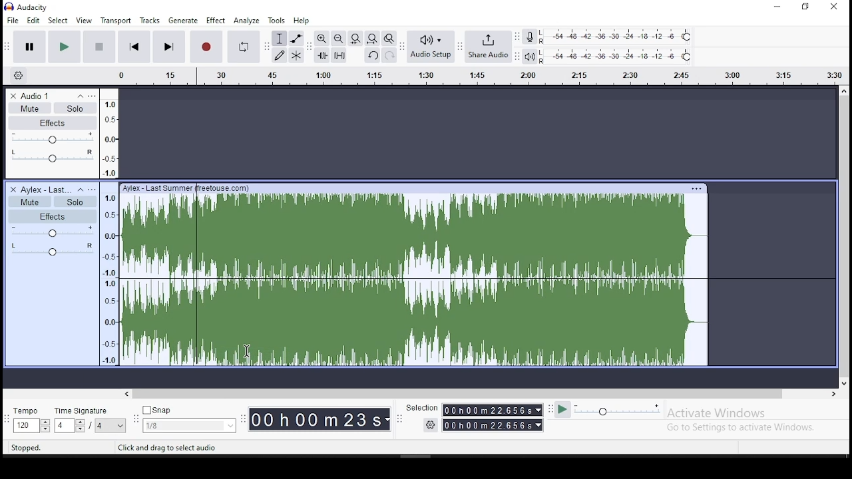 This screenshot has height=479, width=852. I want to click on play, so click(64, 47).